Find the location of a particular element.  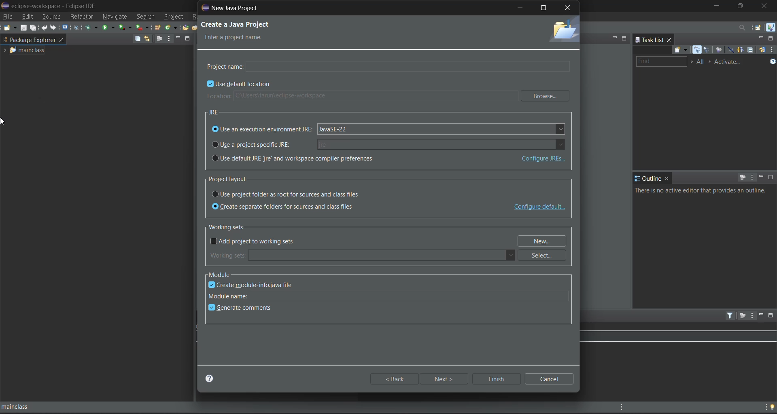

mainclass is located at coordinates (35, 50).